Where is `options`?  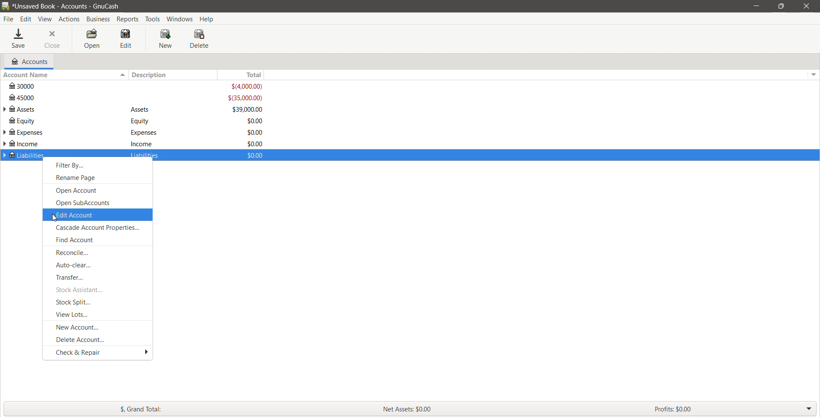
options is located at coordinates (812, 72).